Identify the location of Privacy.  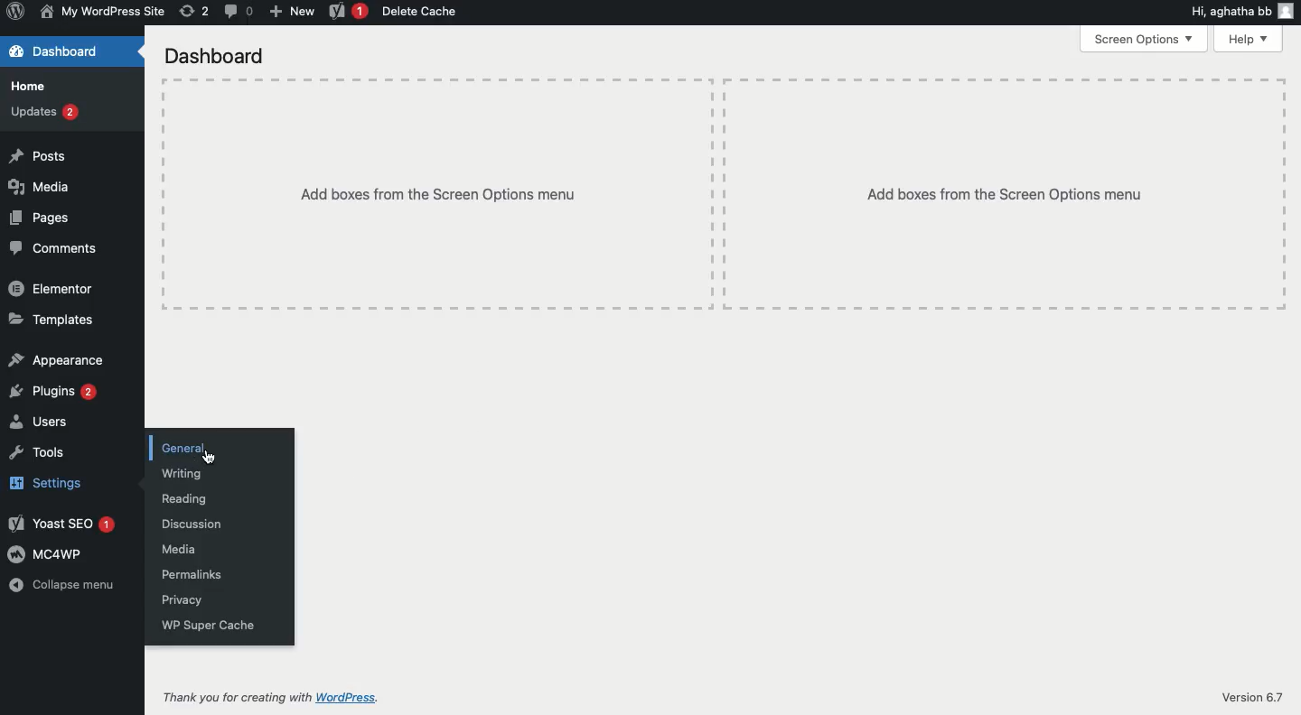
(183, 600).